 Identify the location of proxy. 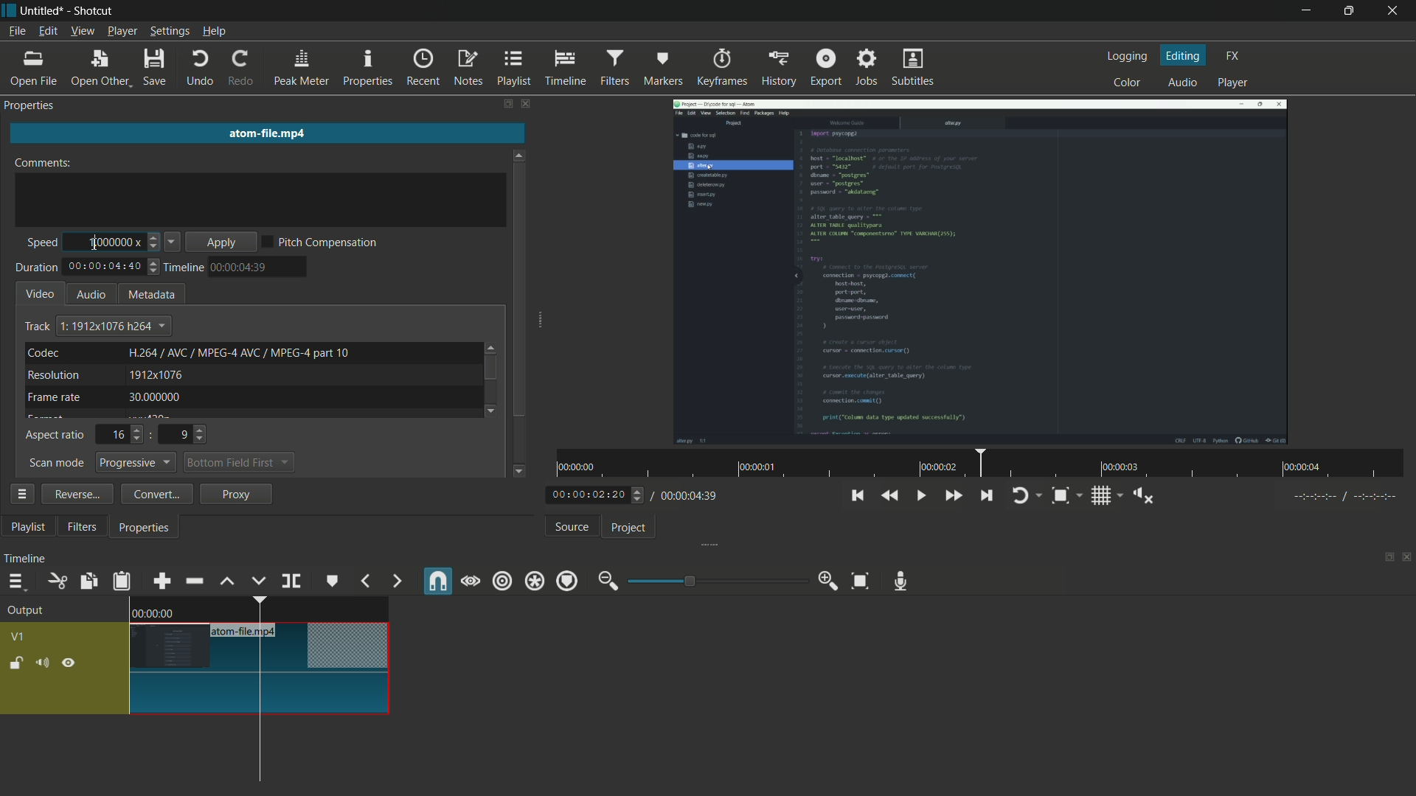
(235, 493).